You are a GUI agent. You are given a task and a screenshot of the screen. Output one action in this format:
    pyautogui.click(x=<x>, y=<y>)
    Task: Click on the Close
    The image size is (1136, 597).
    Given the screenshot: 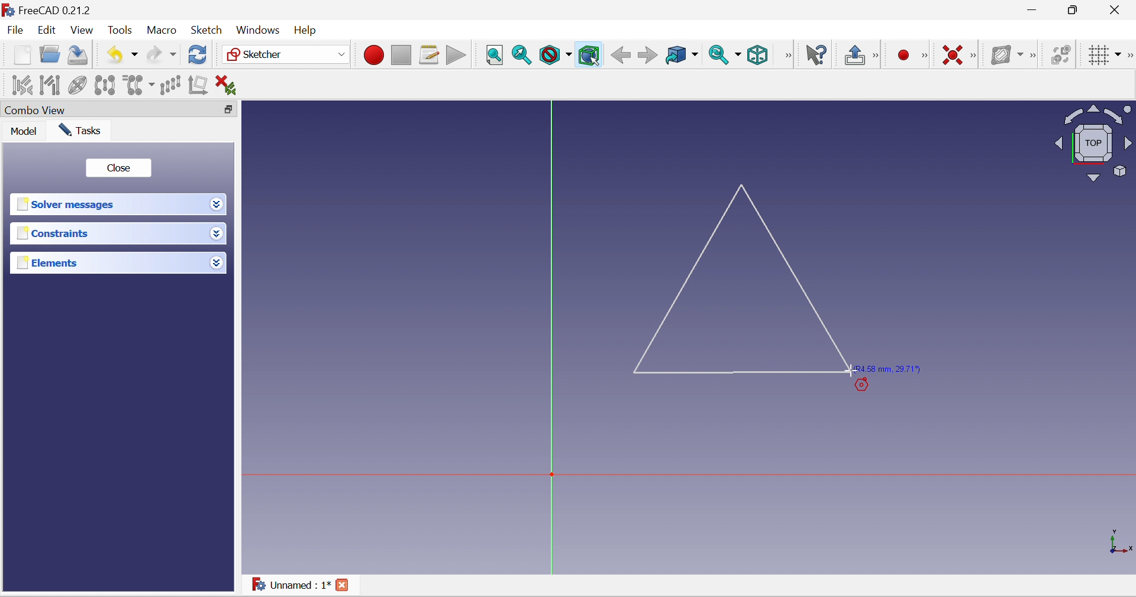 What is the action you would take?
    pyautogui.click(x=341, y=585)
    